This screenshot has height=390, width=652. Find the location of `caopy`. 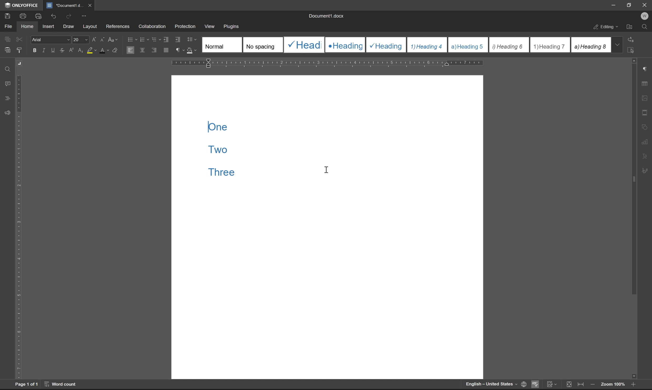

caopy is located at coordinates (7, 40).